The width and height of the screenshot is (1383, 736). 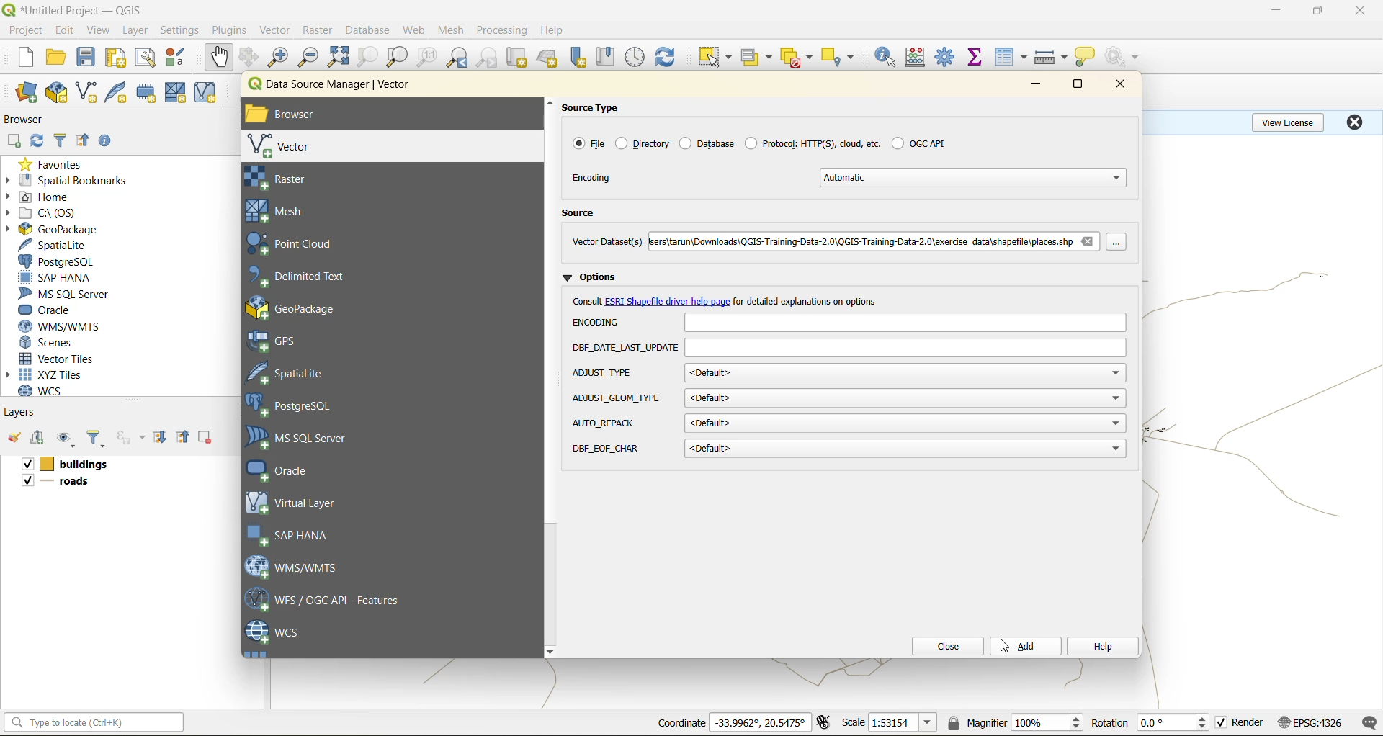 What do you see at coordinates (605, 423) in the screenshot?
I see `auto repack` at bounding box center [605, 423].